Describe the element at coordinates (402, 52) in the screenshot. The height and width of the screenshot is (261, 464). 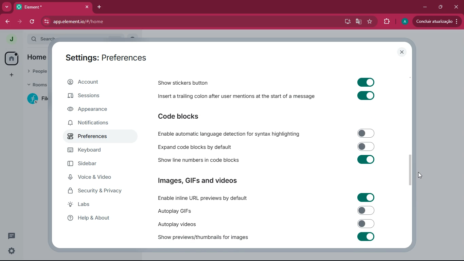
I see `close` at that location.